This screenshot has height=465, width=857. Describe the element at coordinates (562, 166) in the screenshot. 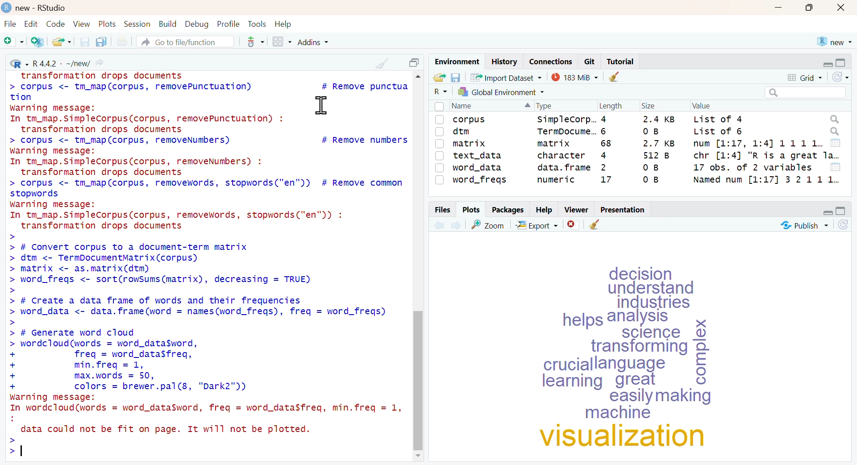

I see `data. frame` at that location.